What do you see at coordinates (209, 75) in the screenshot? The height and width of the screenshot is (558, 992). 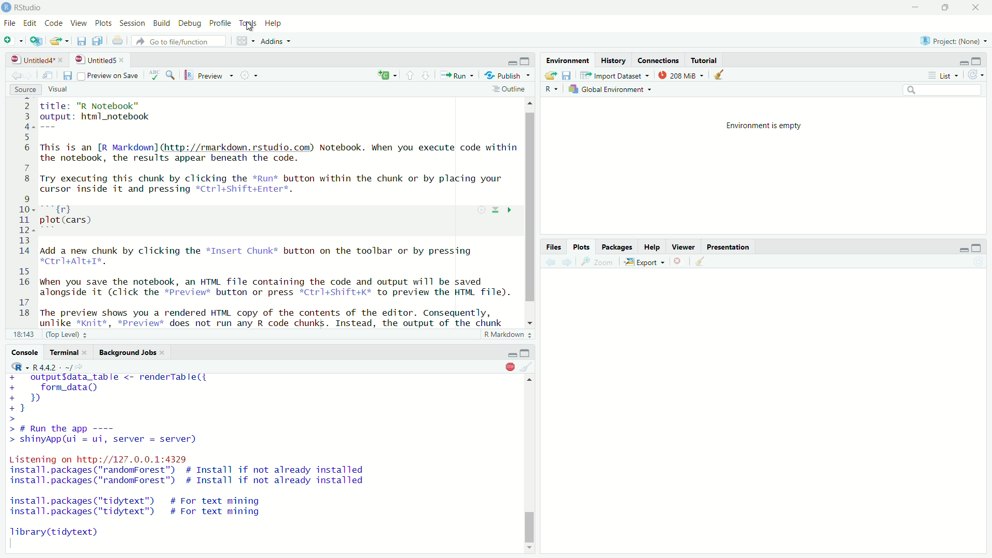 I see `Preview` at bounding box center [209, 75].